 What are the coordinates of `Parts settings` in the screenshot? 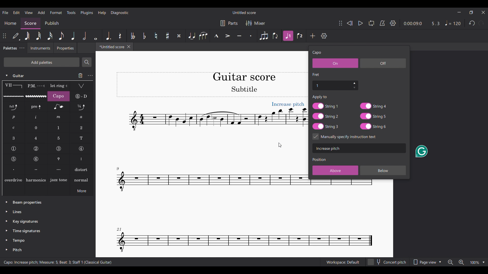 It's located at (229, 23).